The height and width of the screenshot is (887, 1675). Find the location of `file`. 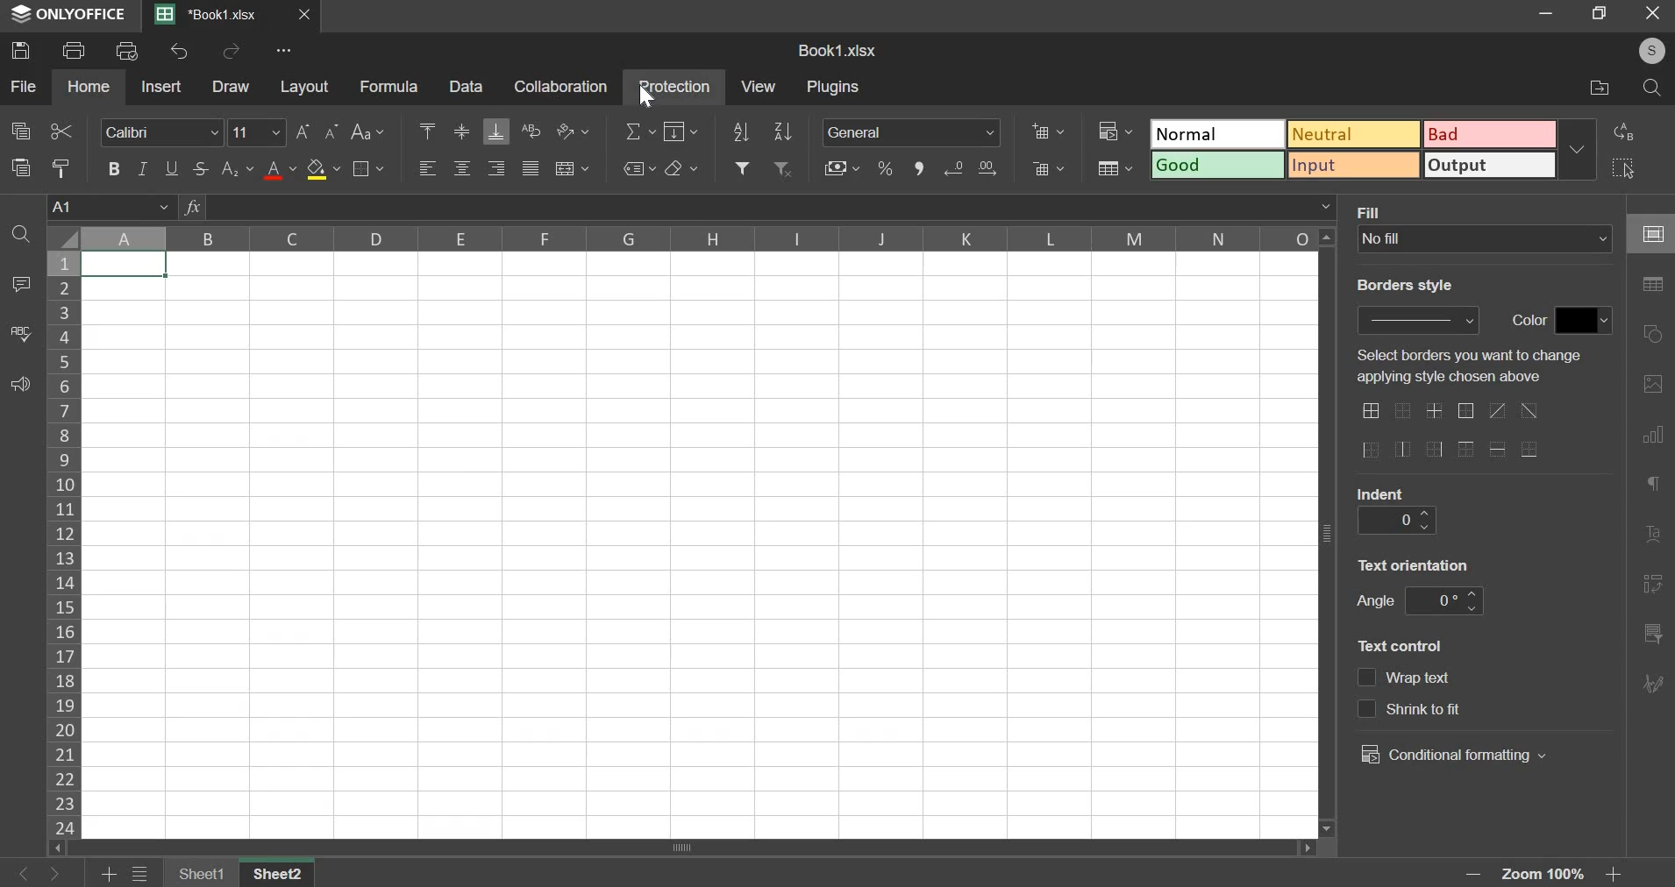

file is located at coordinates (23, 88).